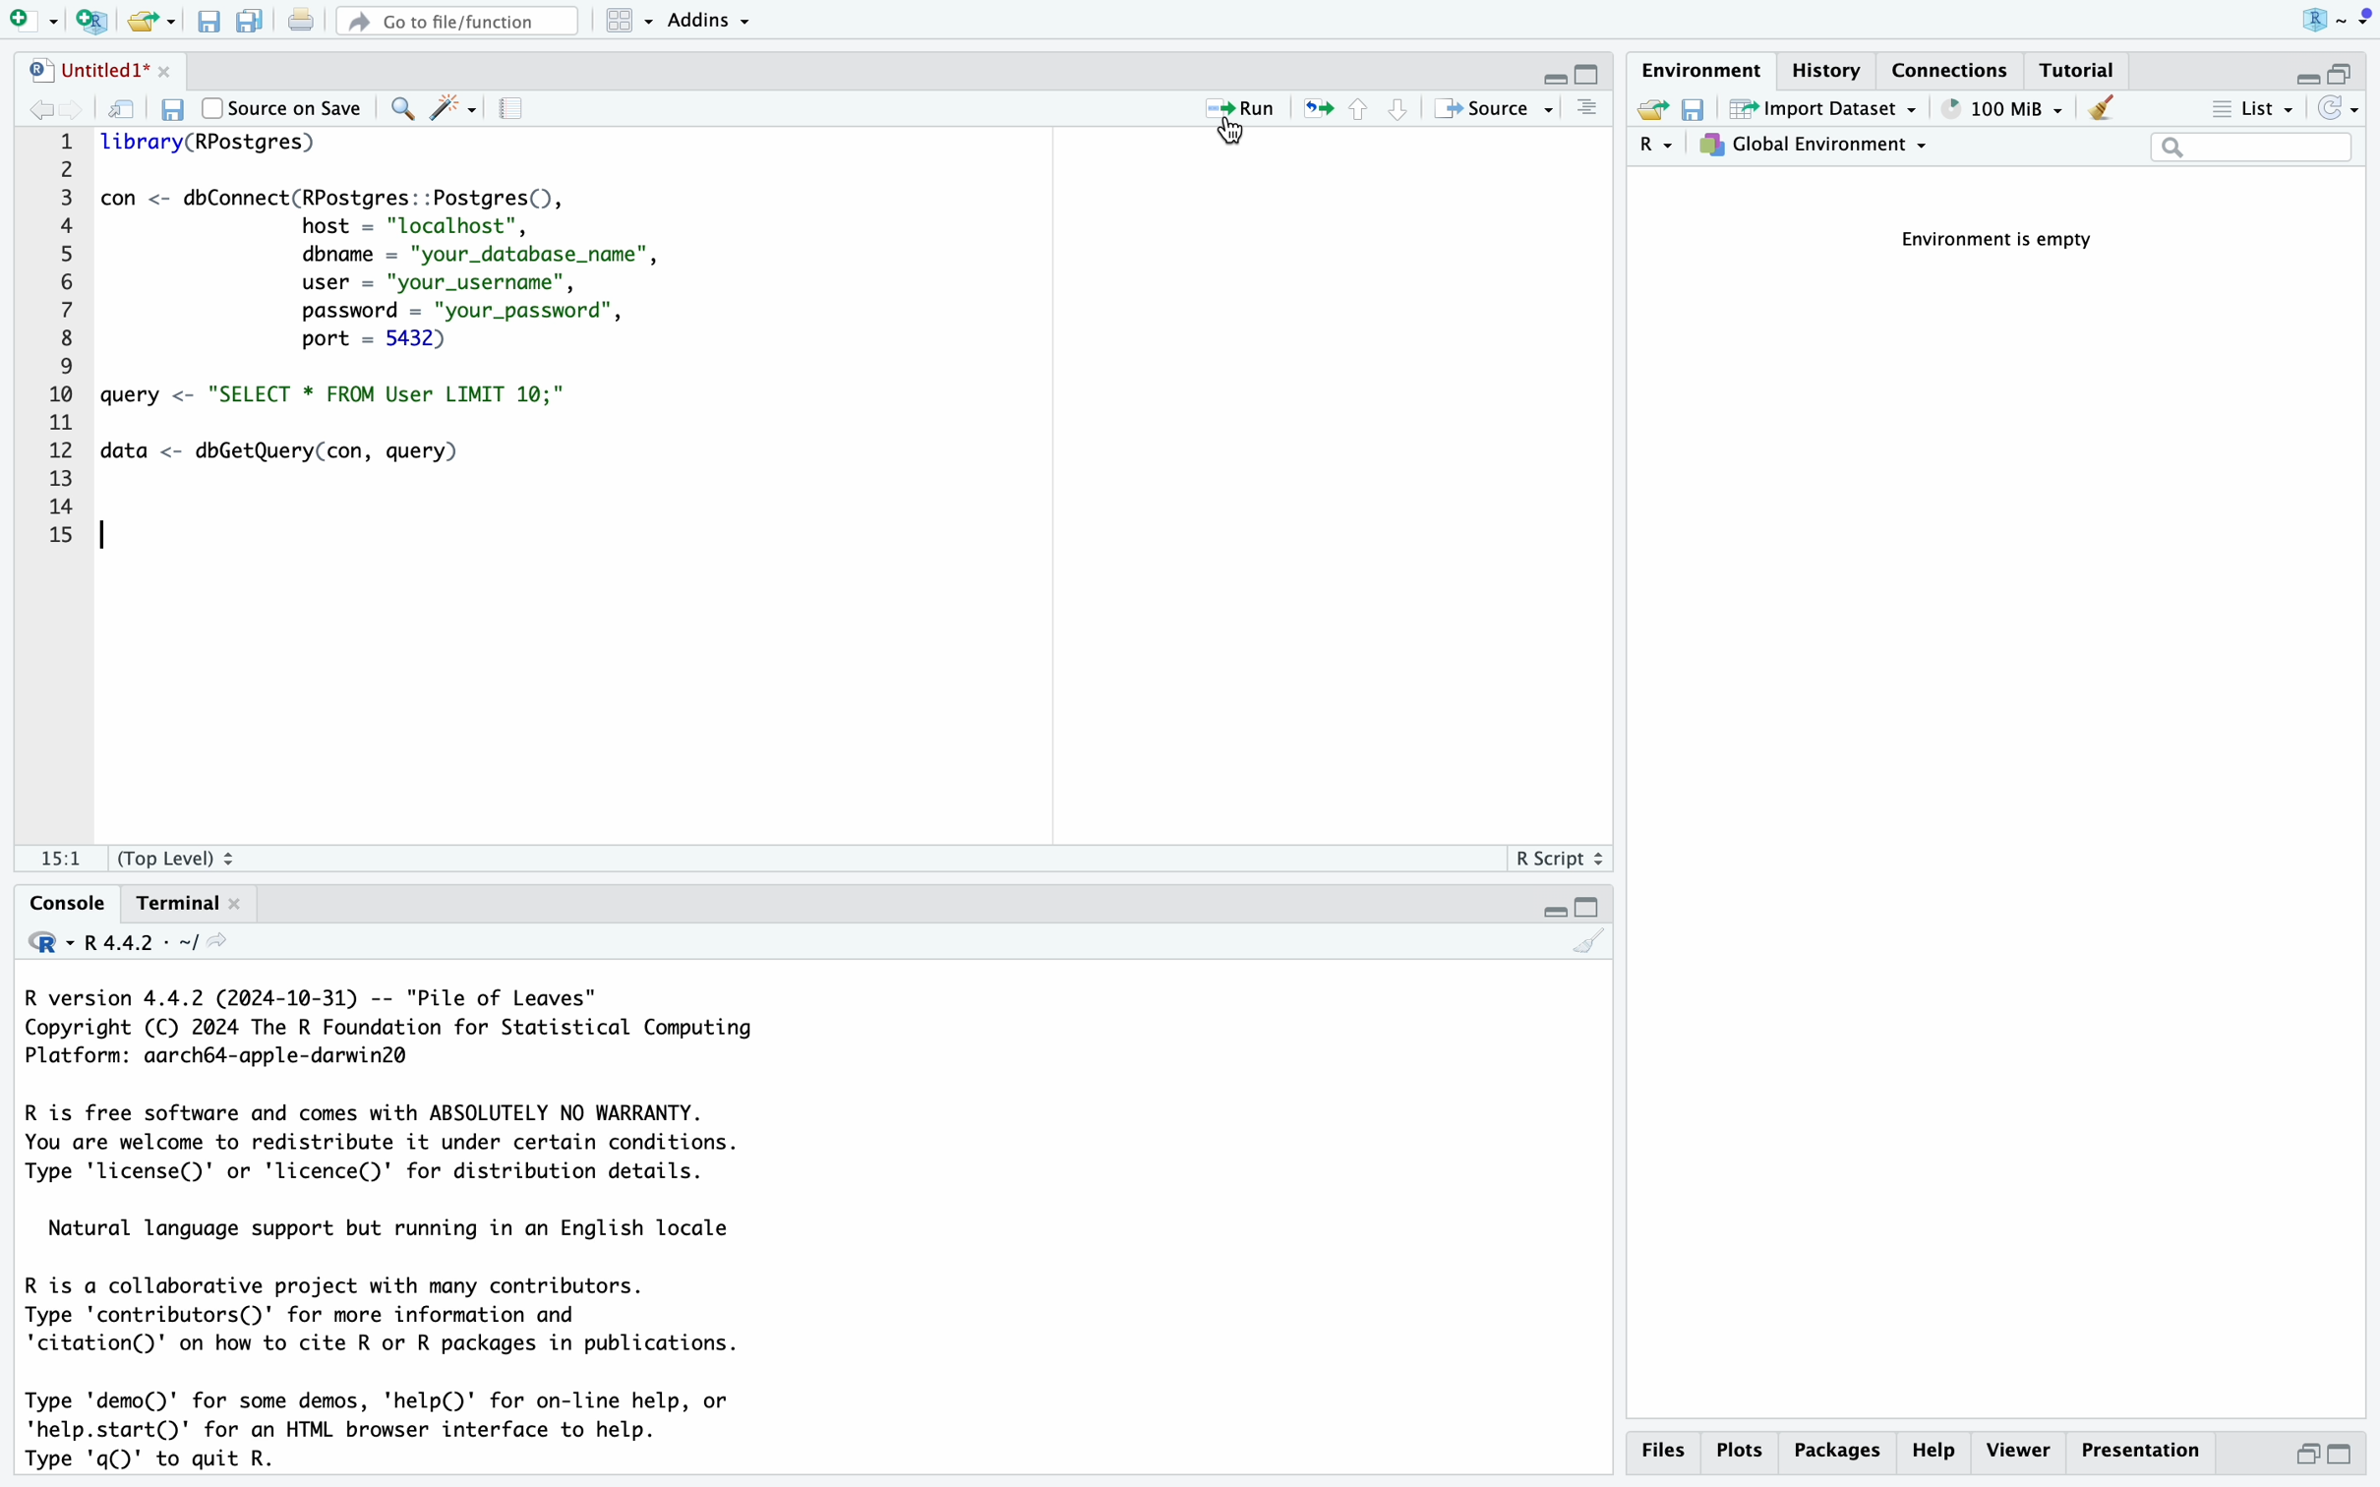 Image resolution: width=2380 pixels, height=1487 pixels. What do you see at coordinates (147, 943) in the screenshot?
I see `R 4.4.2 . ~/` at bounding box center [147, 943].